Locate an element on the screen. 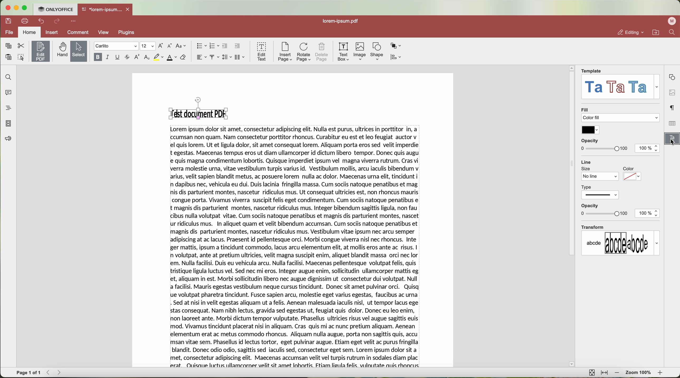 Image resolution: width=680 pixels, height=378 pixels. edit PDF is located at coordinates (40, 51).